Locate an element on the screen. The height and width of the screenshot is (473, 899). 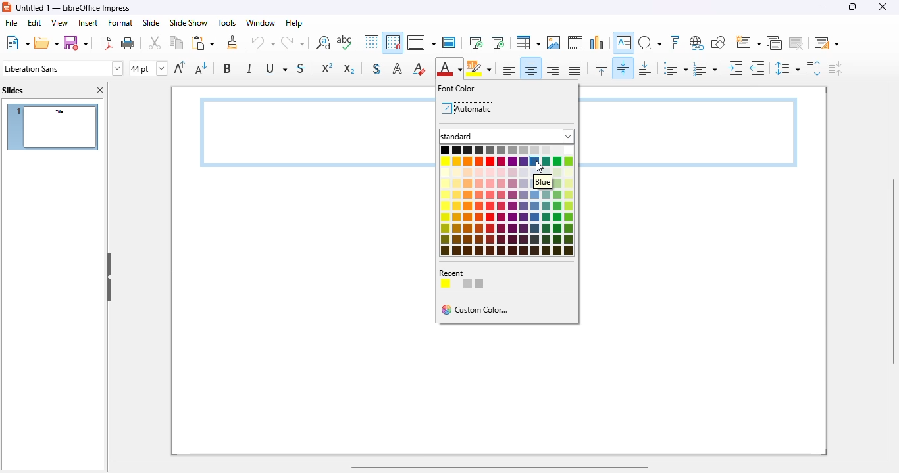
clear direct formatting is located at coordinates (419, 68).